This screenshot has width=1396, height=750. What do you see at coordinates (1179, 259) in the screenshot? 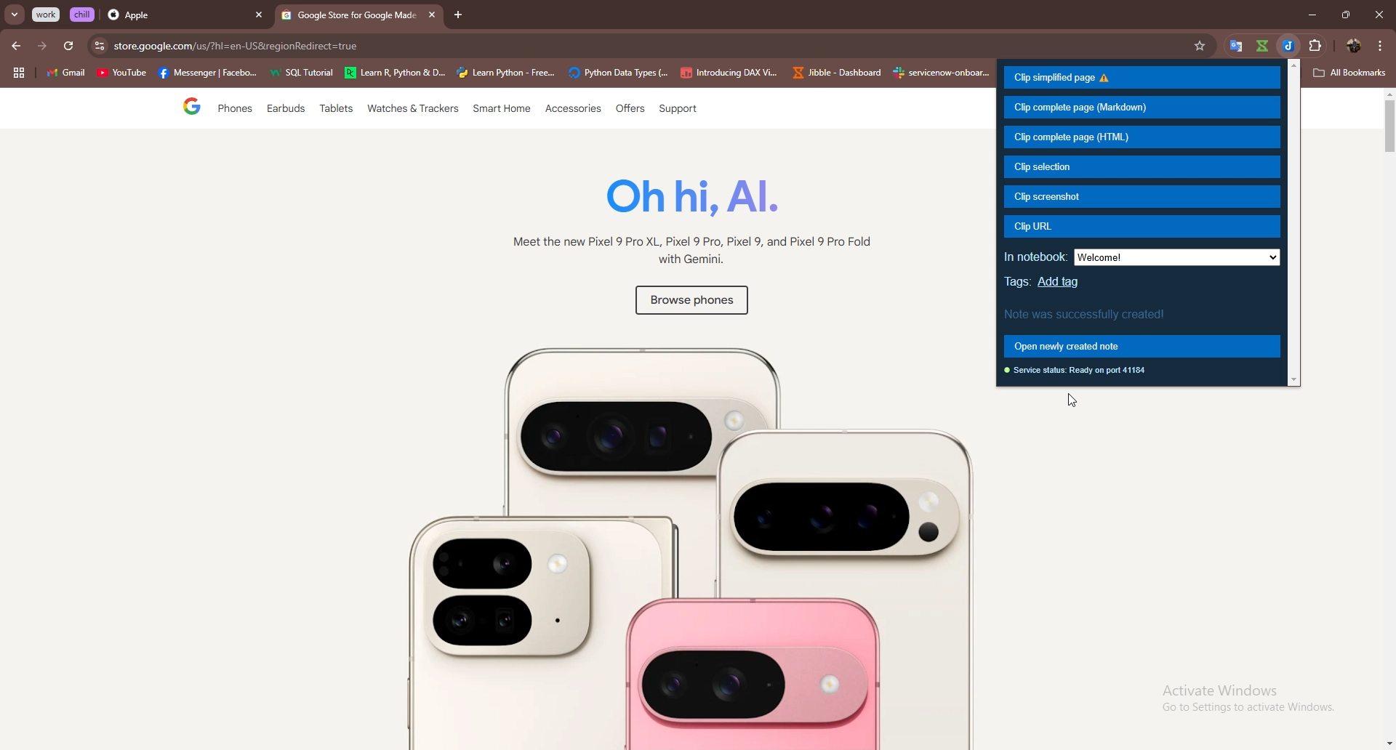
I see `welcome` at bounding box center [1179, 259].